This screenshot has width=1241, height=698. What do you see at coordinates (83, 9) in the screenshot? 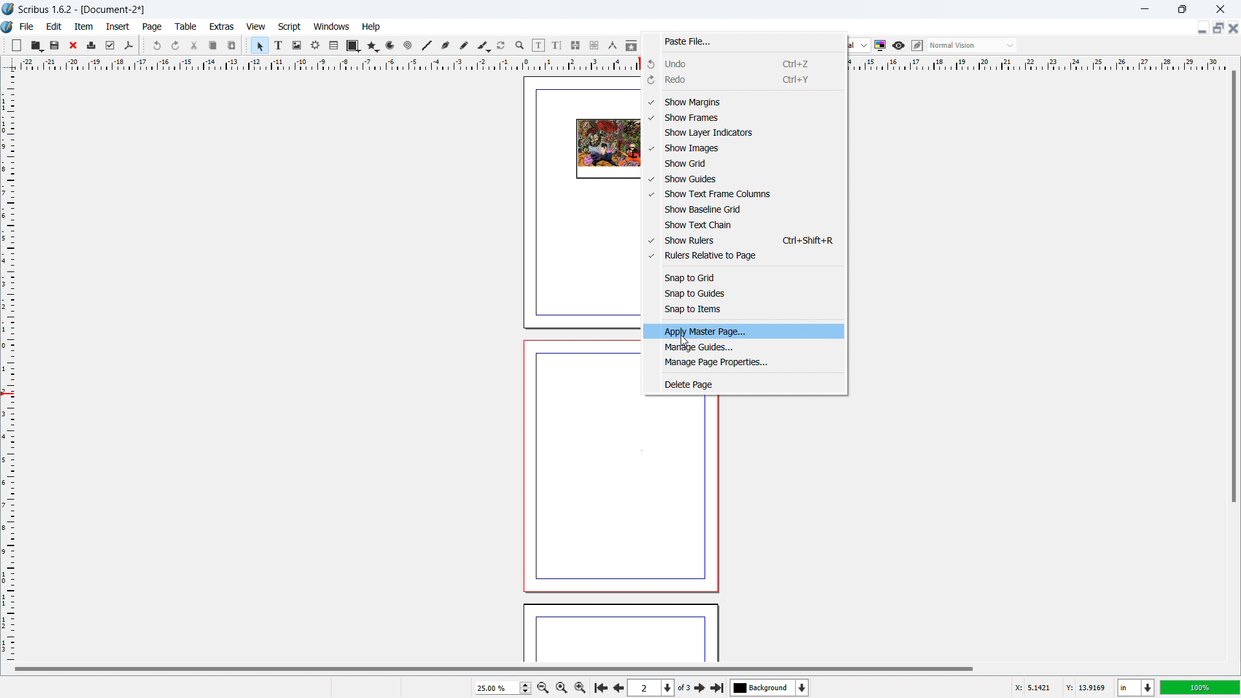
I see `Scribus 1.6.2- [Document-2]` at bounding box center [83, 9].